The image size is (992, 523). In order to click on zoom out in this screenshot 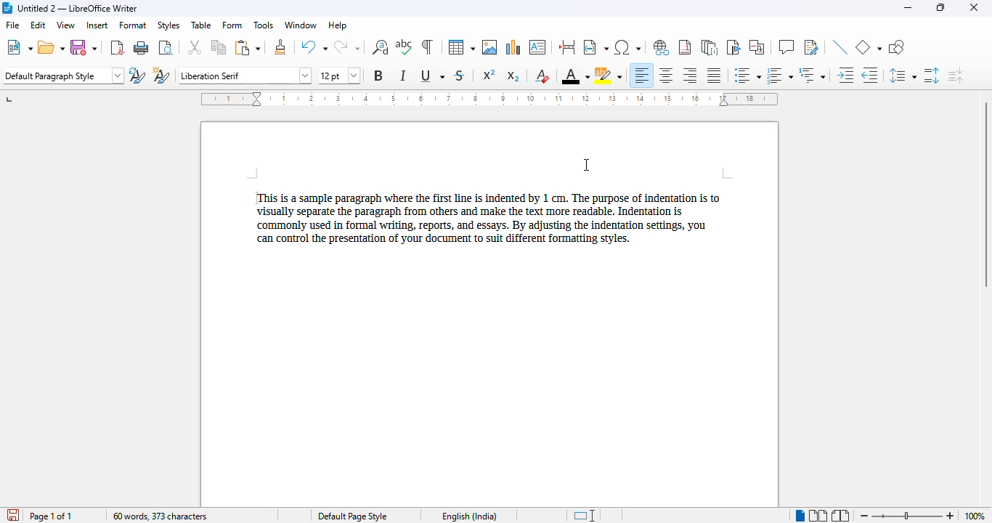, I will do `click(866, 516)`.